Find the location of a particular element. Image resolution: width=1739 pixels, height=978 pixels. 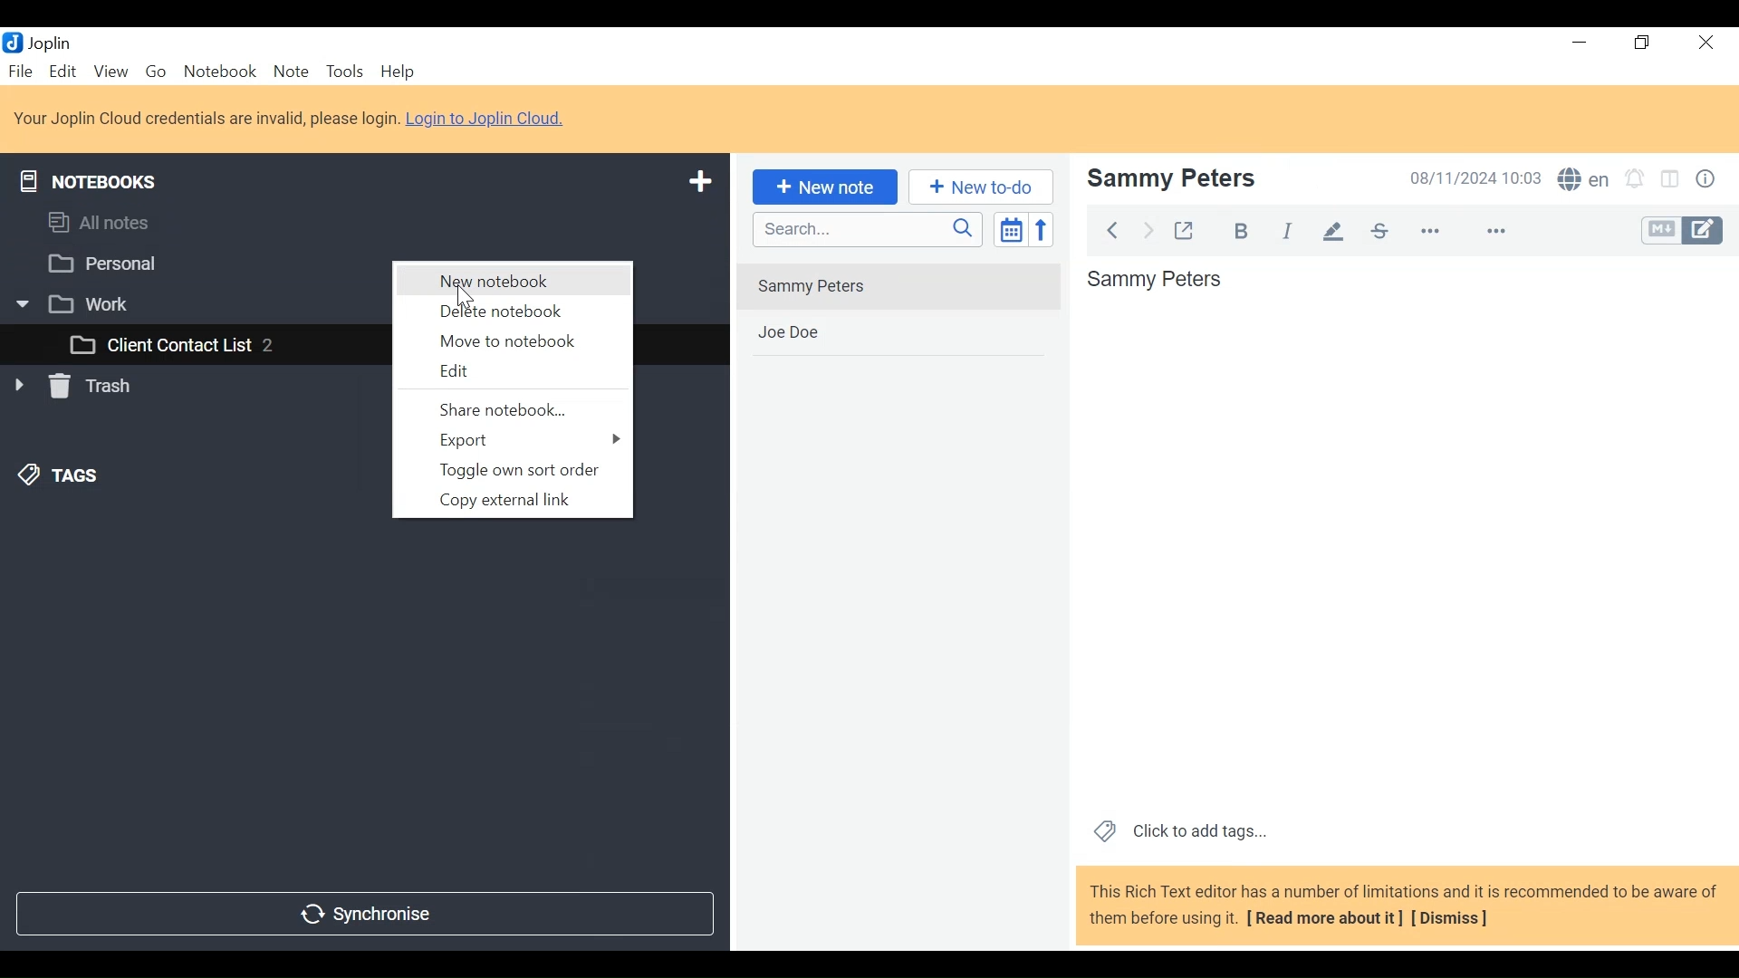

Toggle Editor is located at coordinates (1680, 230).